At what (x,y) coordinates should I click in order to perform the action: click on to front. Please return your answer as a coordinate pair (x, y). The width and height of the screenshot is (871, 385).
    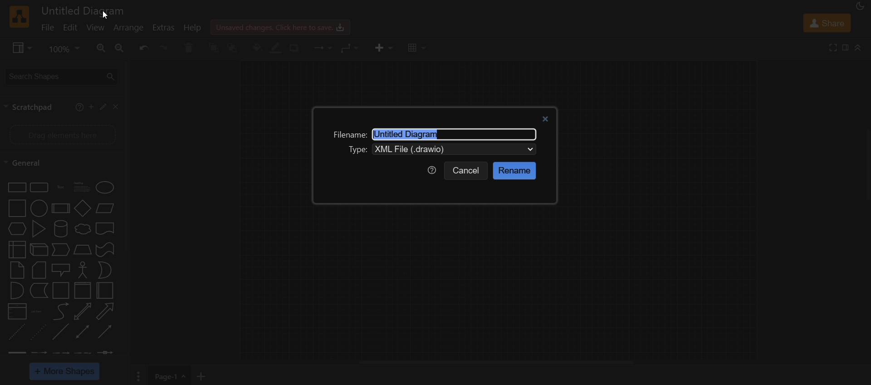
    Looking at the image, I should click on (215, 47).